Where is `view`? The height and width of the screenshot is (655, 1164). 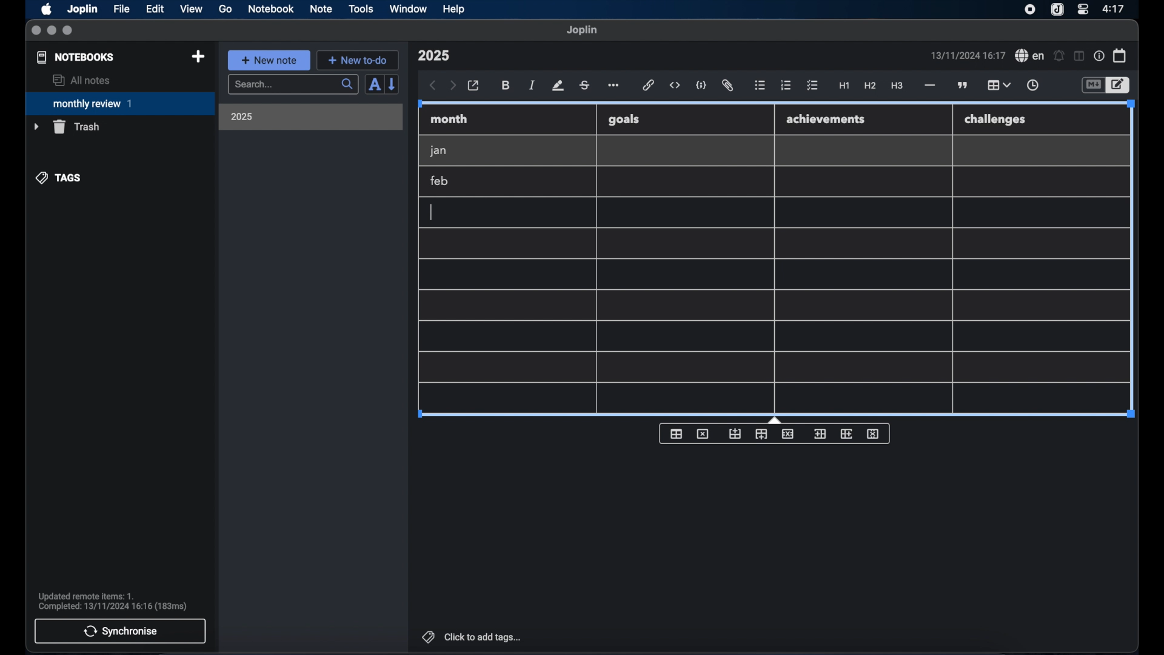
view is located at coordinates (191, 9).